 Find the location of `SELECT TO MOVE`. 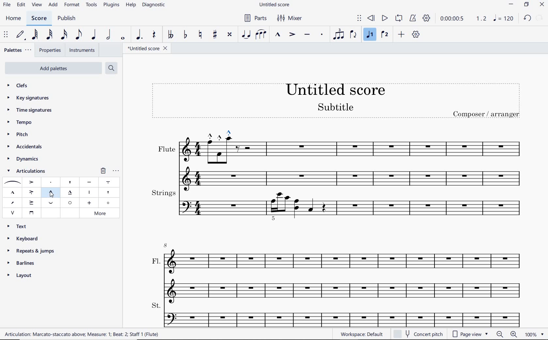

SELECT TO MOVE is located at coordinates (359, 19).